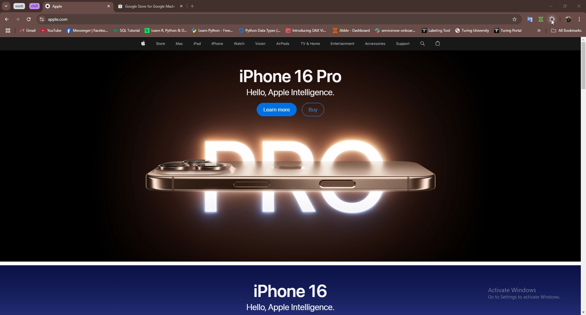 The image size is (586, 315). What do you see at coordinates (514, 19) in the screenshot?
I see `favorites` at bounding box center [514, 19].